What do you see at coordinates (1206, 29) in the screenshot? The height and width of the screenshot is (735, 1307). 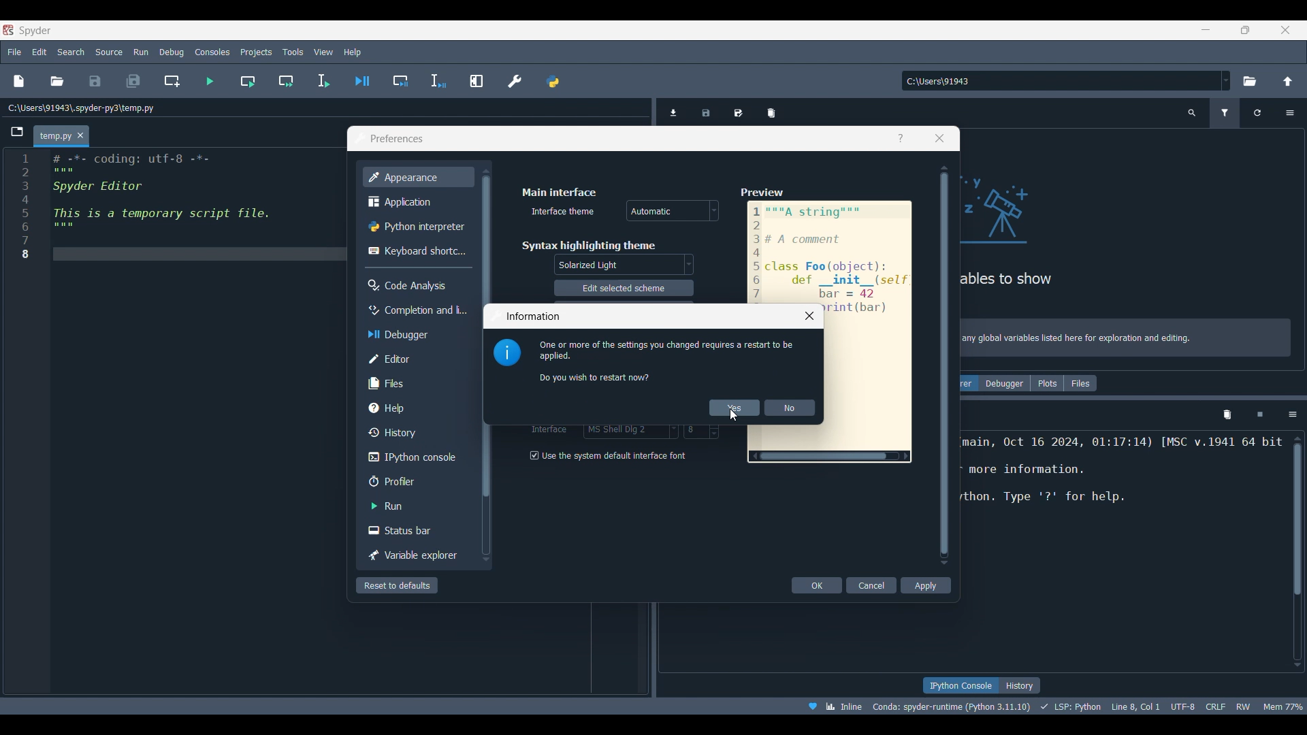 I see `Minimize` at bounding box center [1206, 29].